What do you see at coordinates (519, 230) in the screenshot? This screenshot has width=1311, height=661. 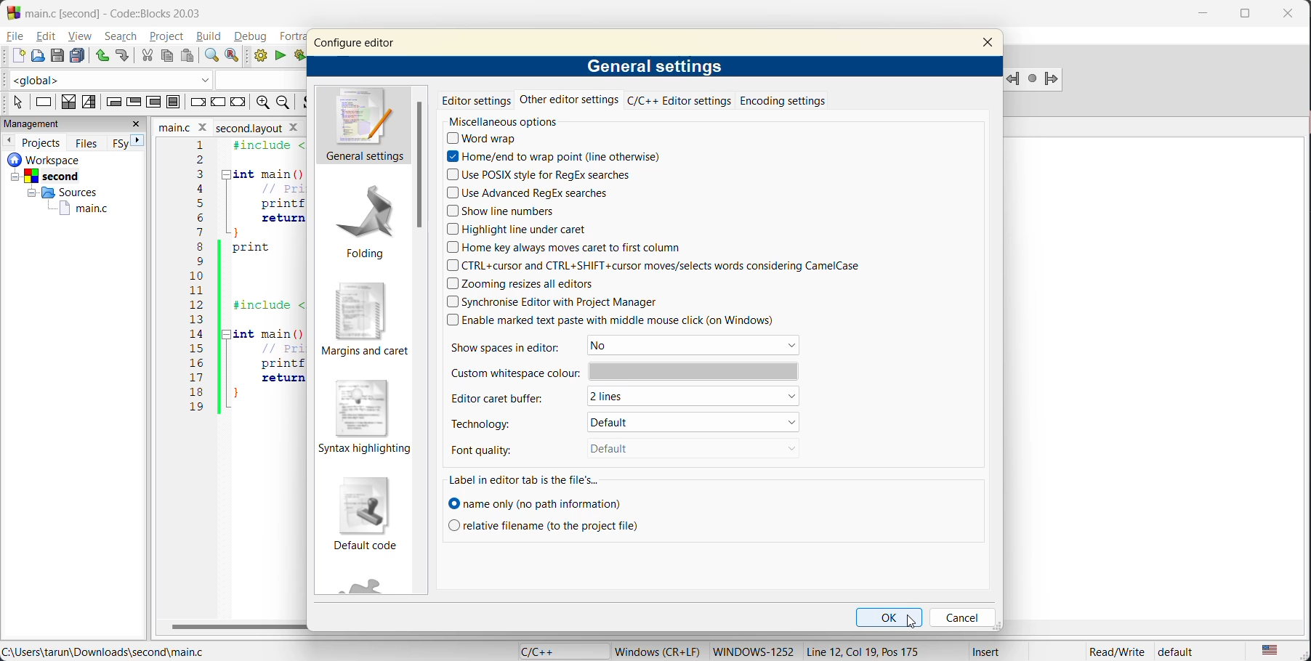 I see `highlight line under caret` at bounding box center [519, 230].